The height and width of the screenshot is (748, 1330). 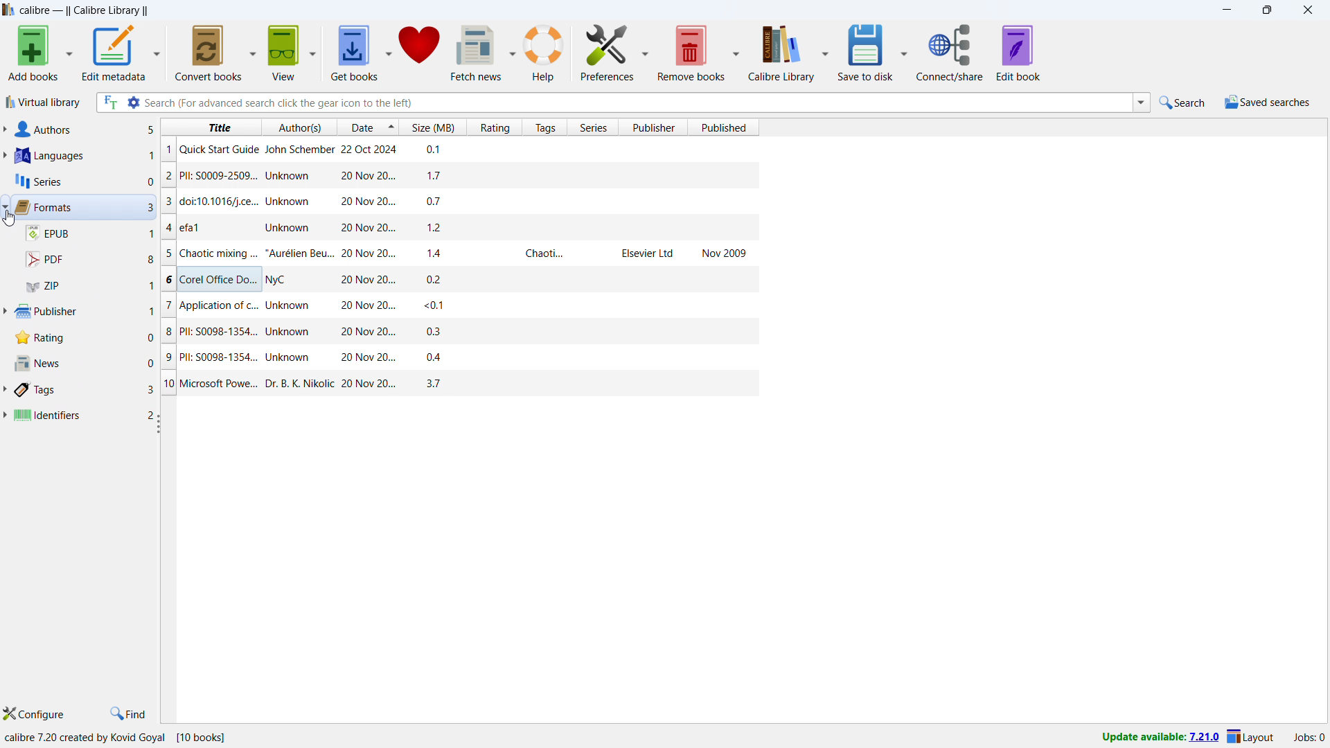 I want to click on help, so click(x=544, y=53).